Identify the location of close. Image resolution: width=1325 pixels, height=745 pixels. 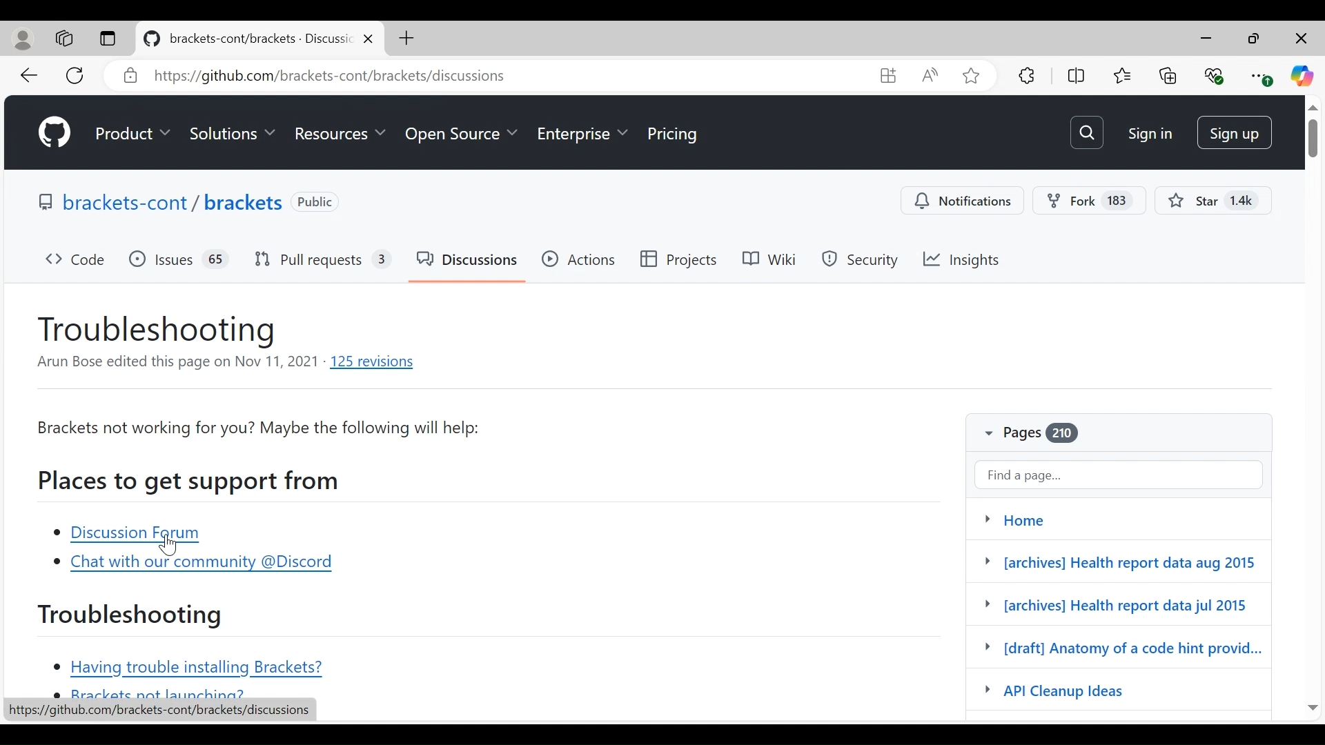
(369, 41).